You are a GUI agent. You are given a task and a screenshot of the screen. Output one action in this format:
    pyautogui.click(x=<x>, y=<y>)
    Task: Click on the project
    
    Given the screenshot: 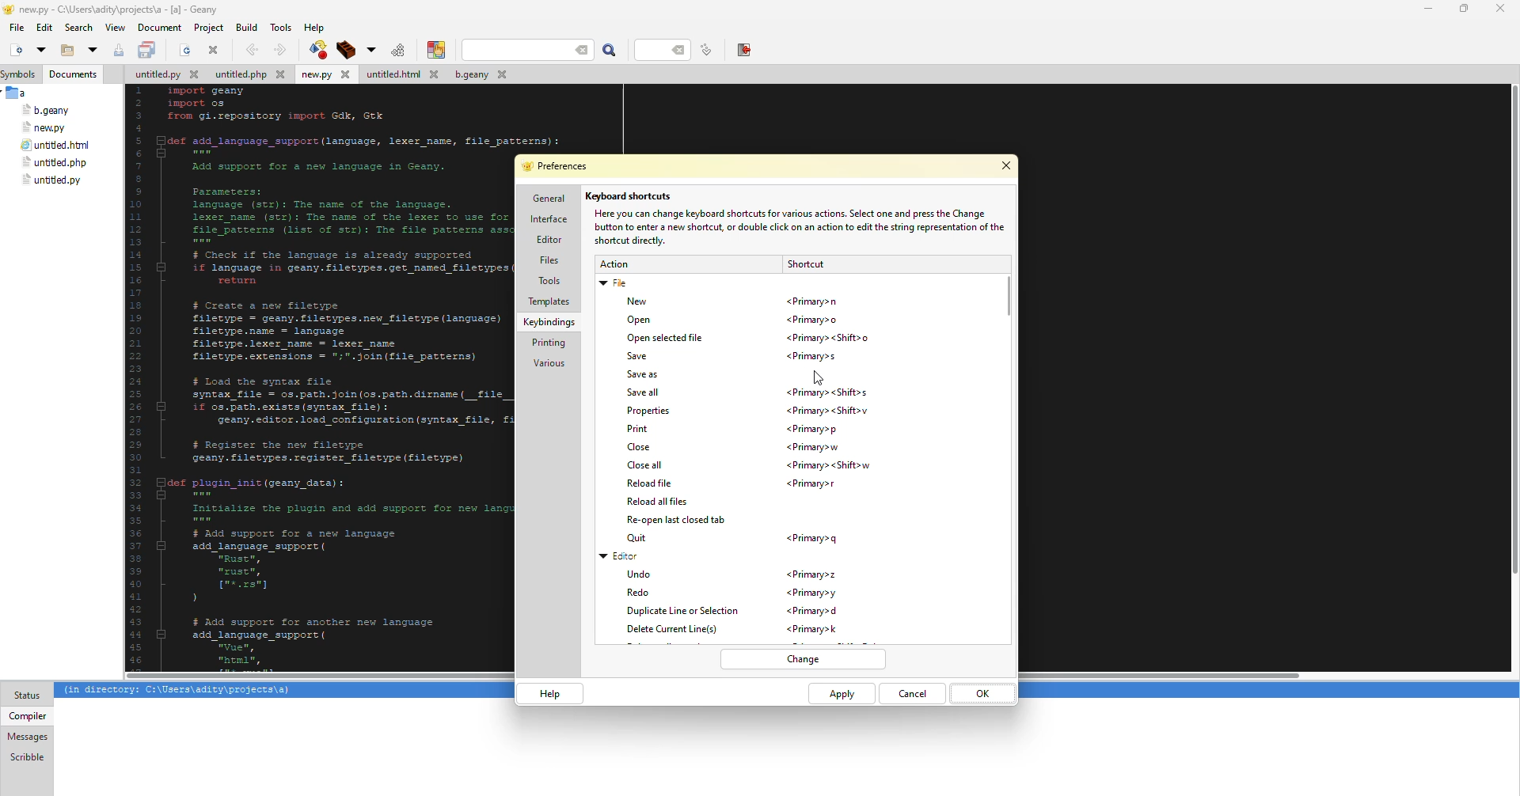 What is the action you would take?
    pyautogui.click(x=208, y=28)
    